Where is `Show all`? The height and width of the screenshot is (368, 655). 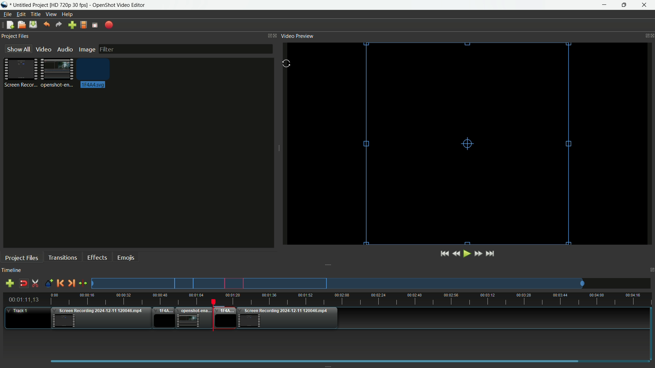 Show all is located at coordinates (16, 49).